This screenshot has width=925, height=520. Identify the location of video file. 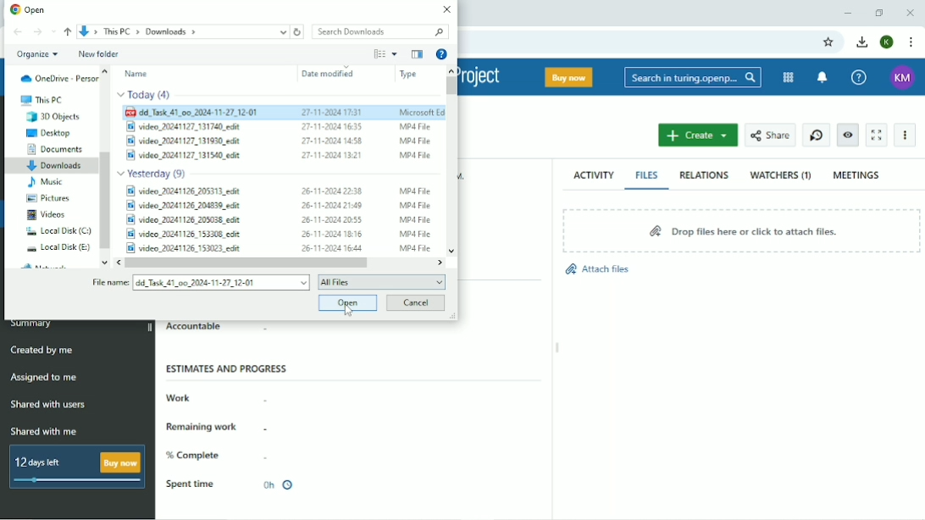
(276, 155).